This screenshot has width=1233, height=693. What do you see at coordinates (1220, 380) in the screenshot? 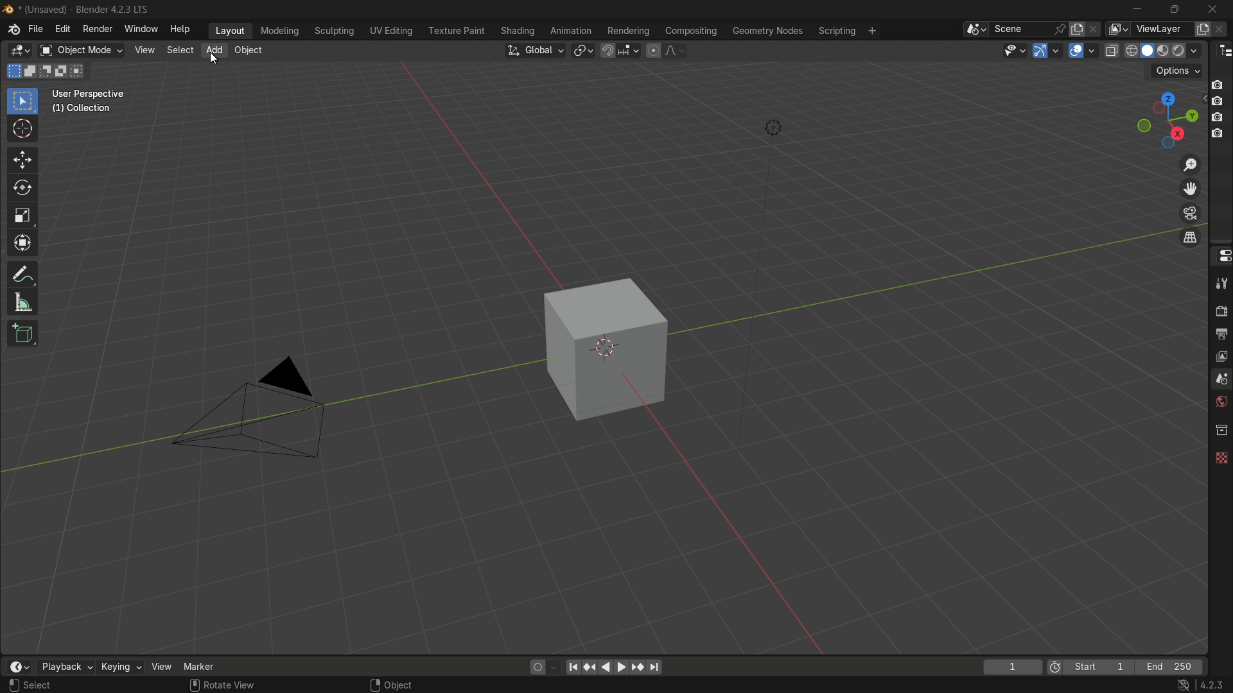
I see `scene` at bounding box center [1220, 380].